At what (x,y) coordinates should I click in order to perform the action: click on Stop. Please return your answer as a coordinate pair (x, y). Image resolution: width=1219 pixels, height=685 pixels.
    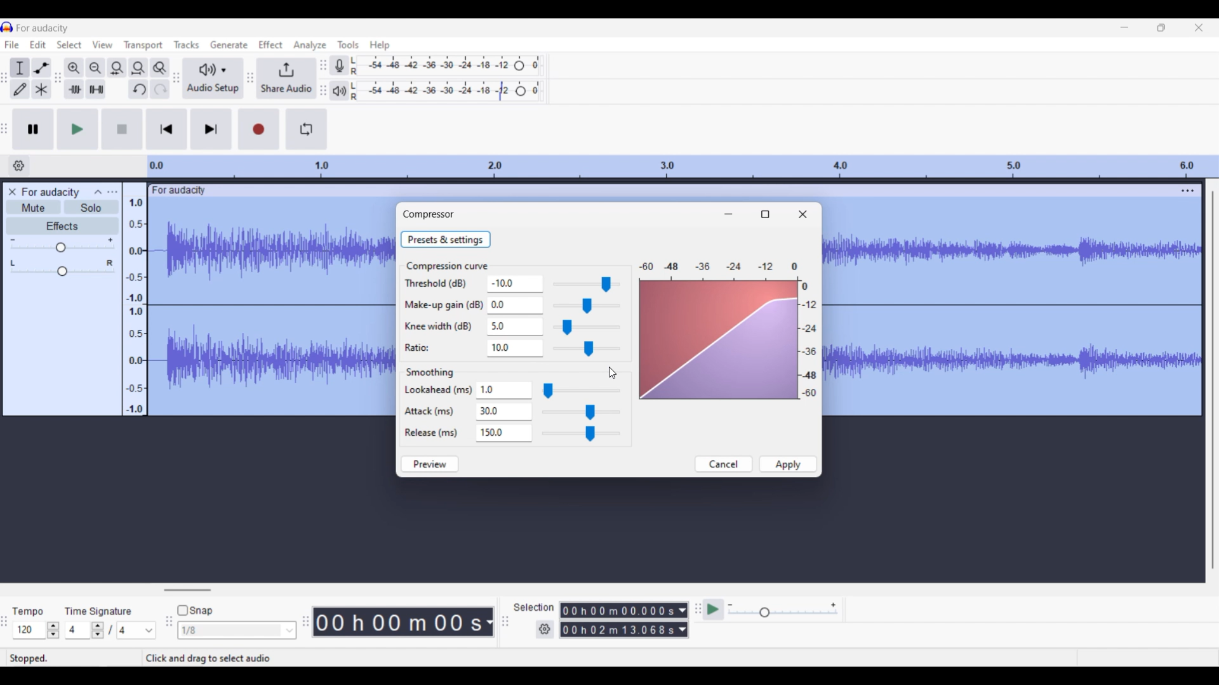
    Looking at the image, I should click on (122, 129).